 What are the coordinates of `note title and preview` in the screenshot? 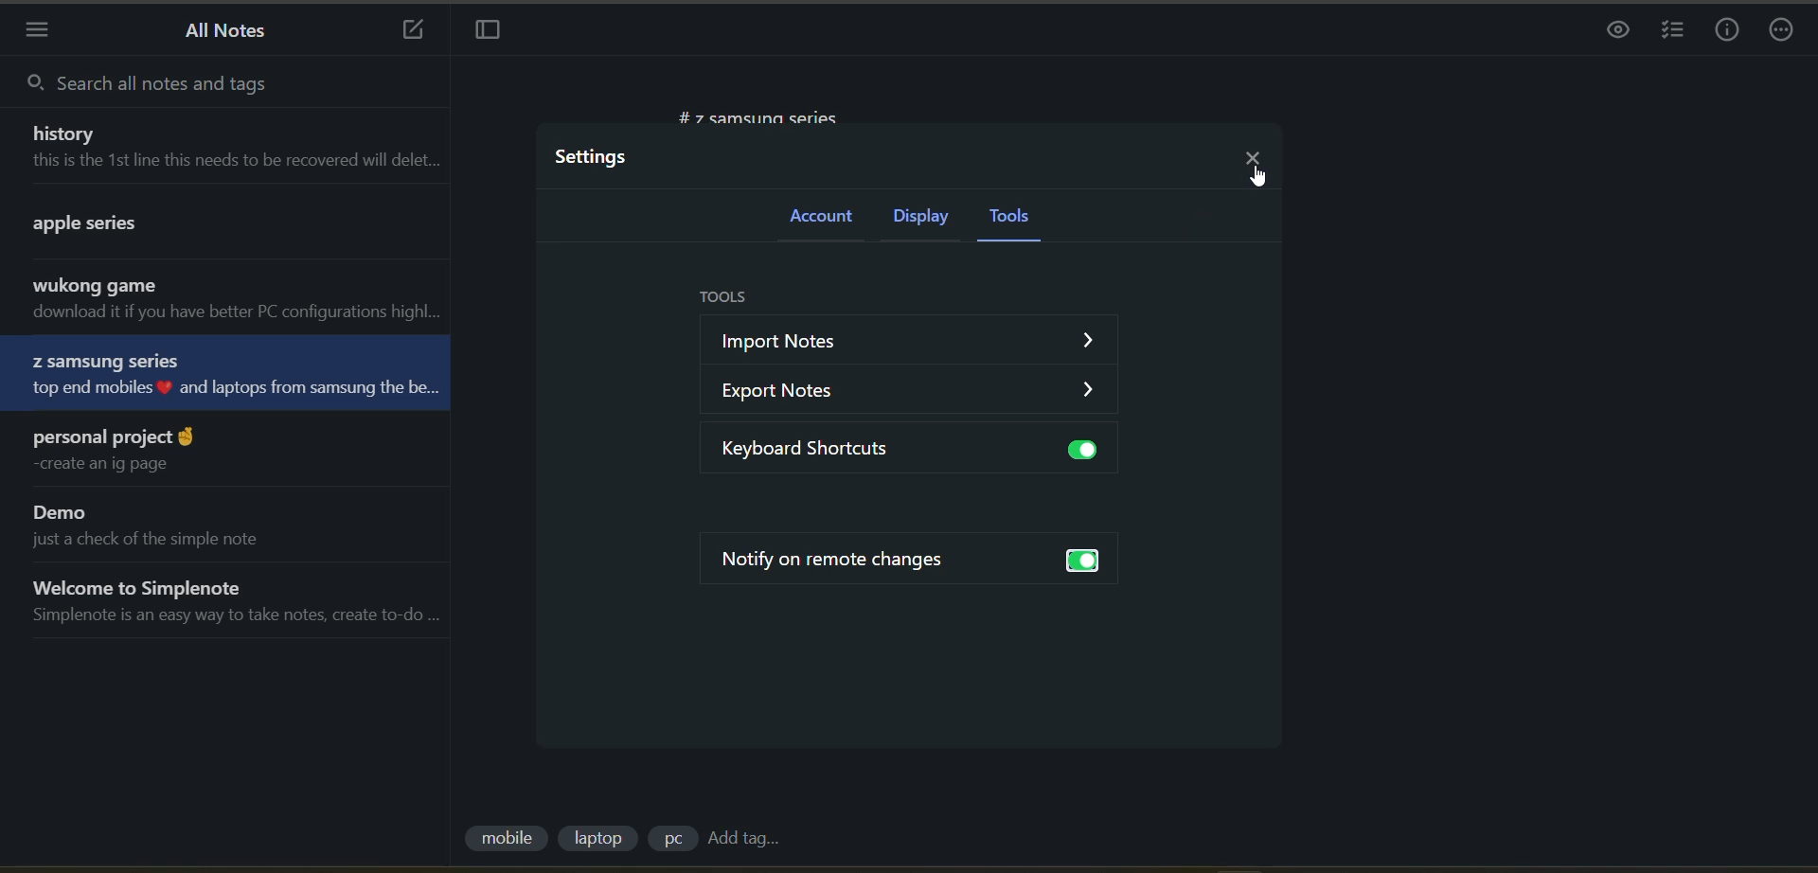 It's located at (187, 229).